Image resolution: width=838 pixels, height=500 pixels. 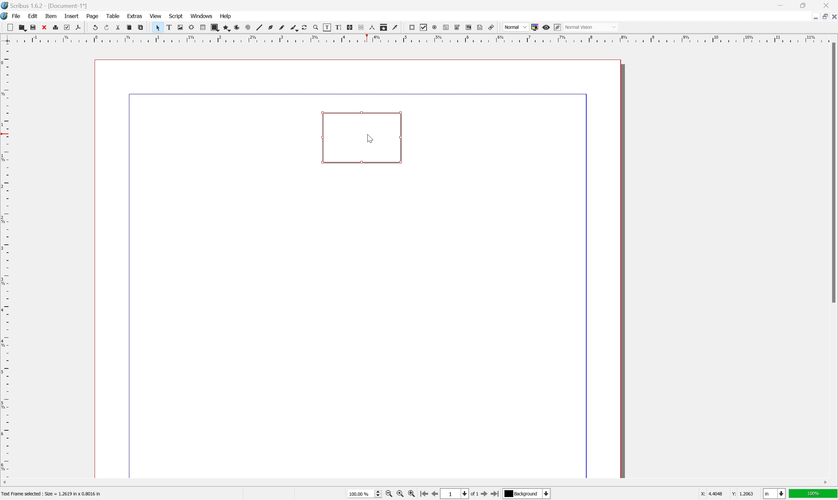 What do you see at coordinates (546, 27) in the screenshot?
I see `preview mode` at bounding box center [546, 27].